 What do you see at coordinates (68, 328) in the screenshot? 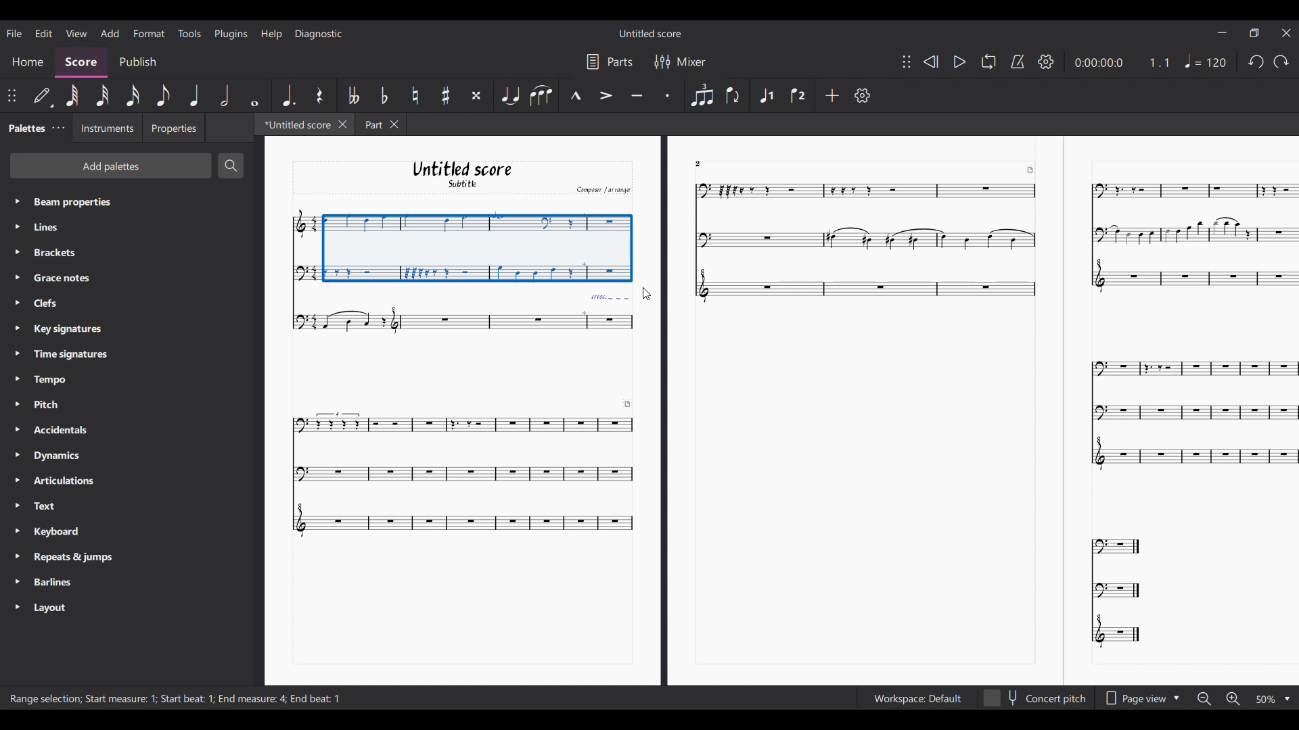
I see `Key Signatures` at bounding box center [68, 328].